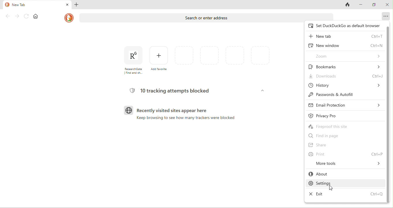 This screenshot has width=393, height=208. I want to click on recently visited sites appear here, so click(183, 110).